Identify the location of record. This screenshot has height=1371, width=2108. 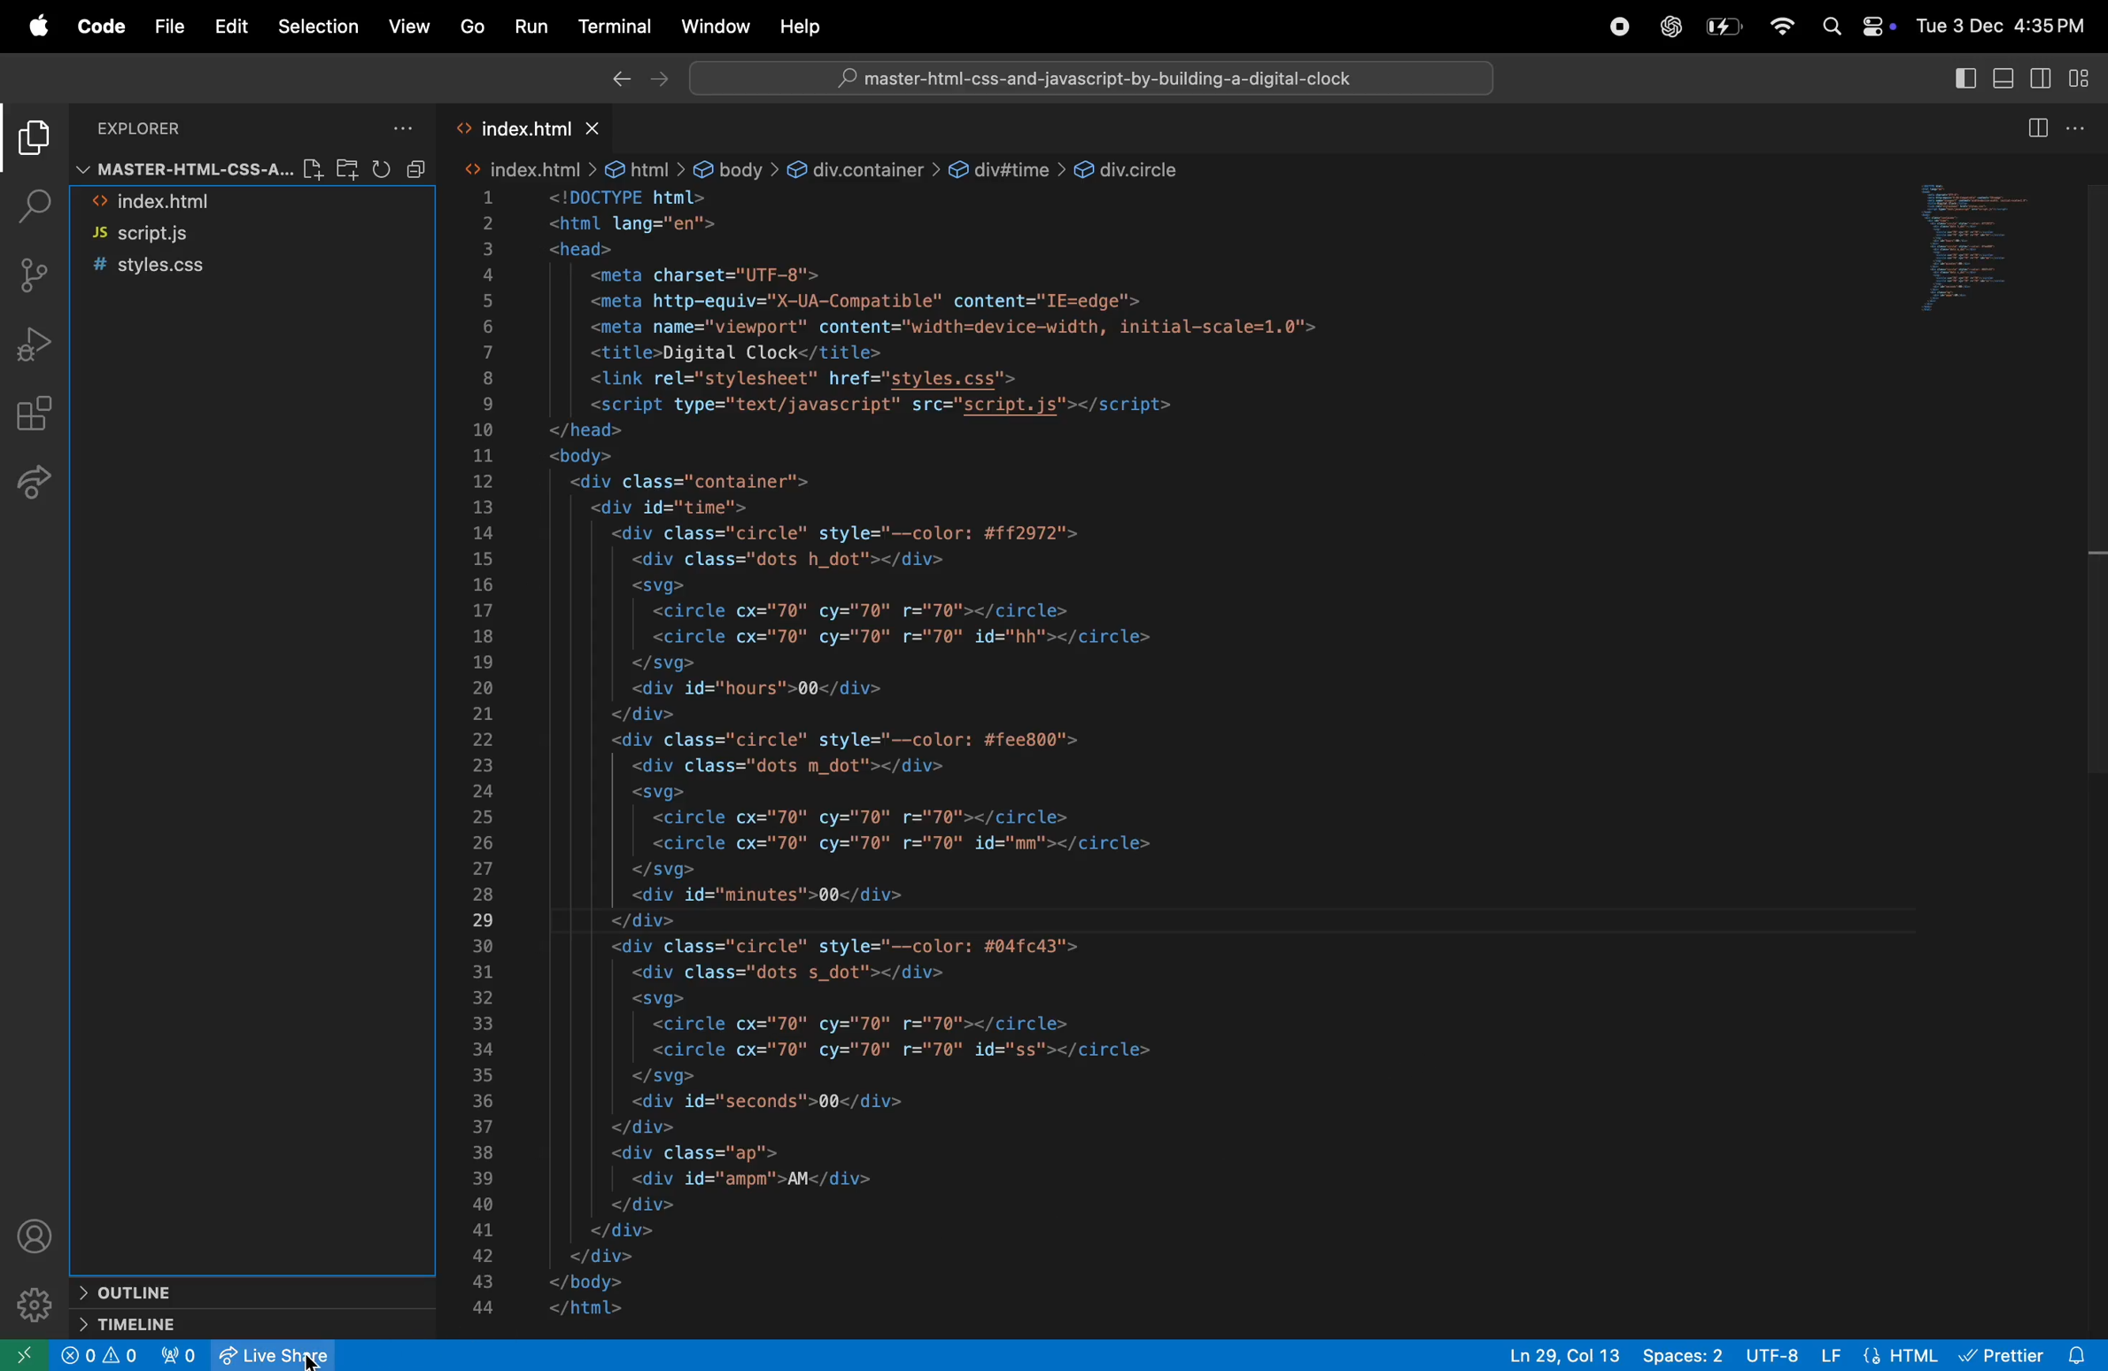
(1617, 26).